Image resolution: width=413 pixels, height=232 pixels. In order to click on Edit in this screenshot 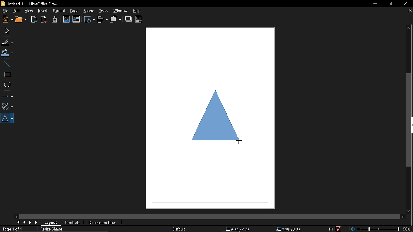, I will do `click(16, 11)`.